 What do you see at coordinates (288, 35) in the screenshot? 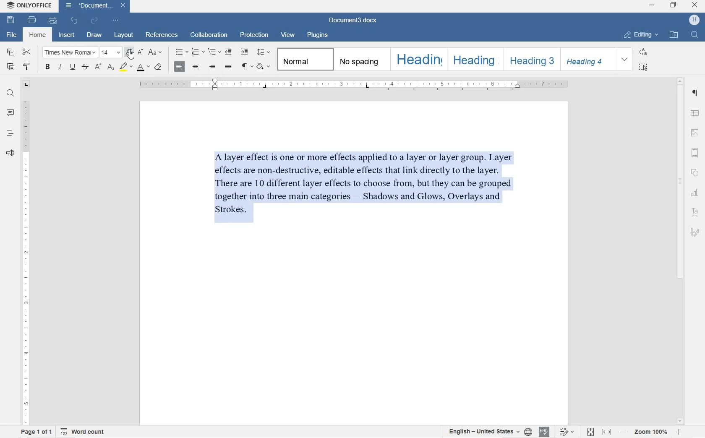
I see `view` at bounding box center [288, 35].